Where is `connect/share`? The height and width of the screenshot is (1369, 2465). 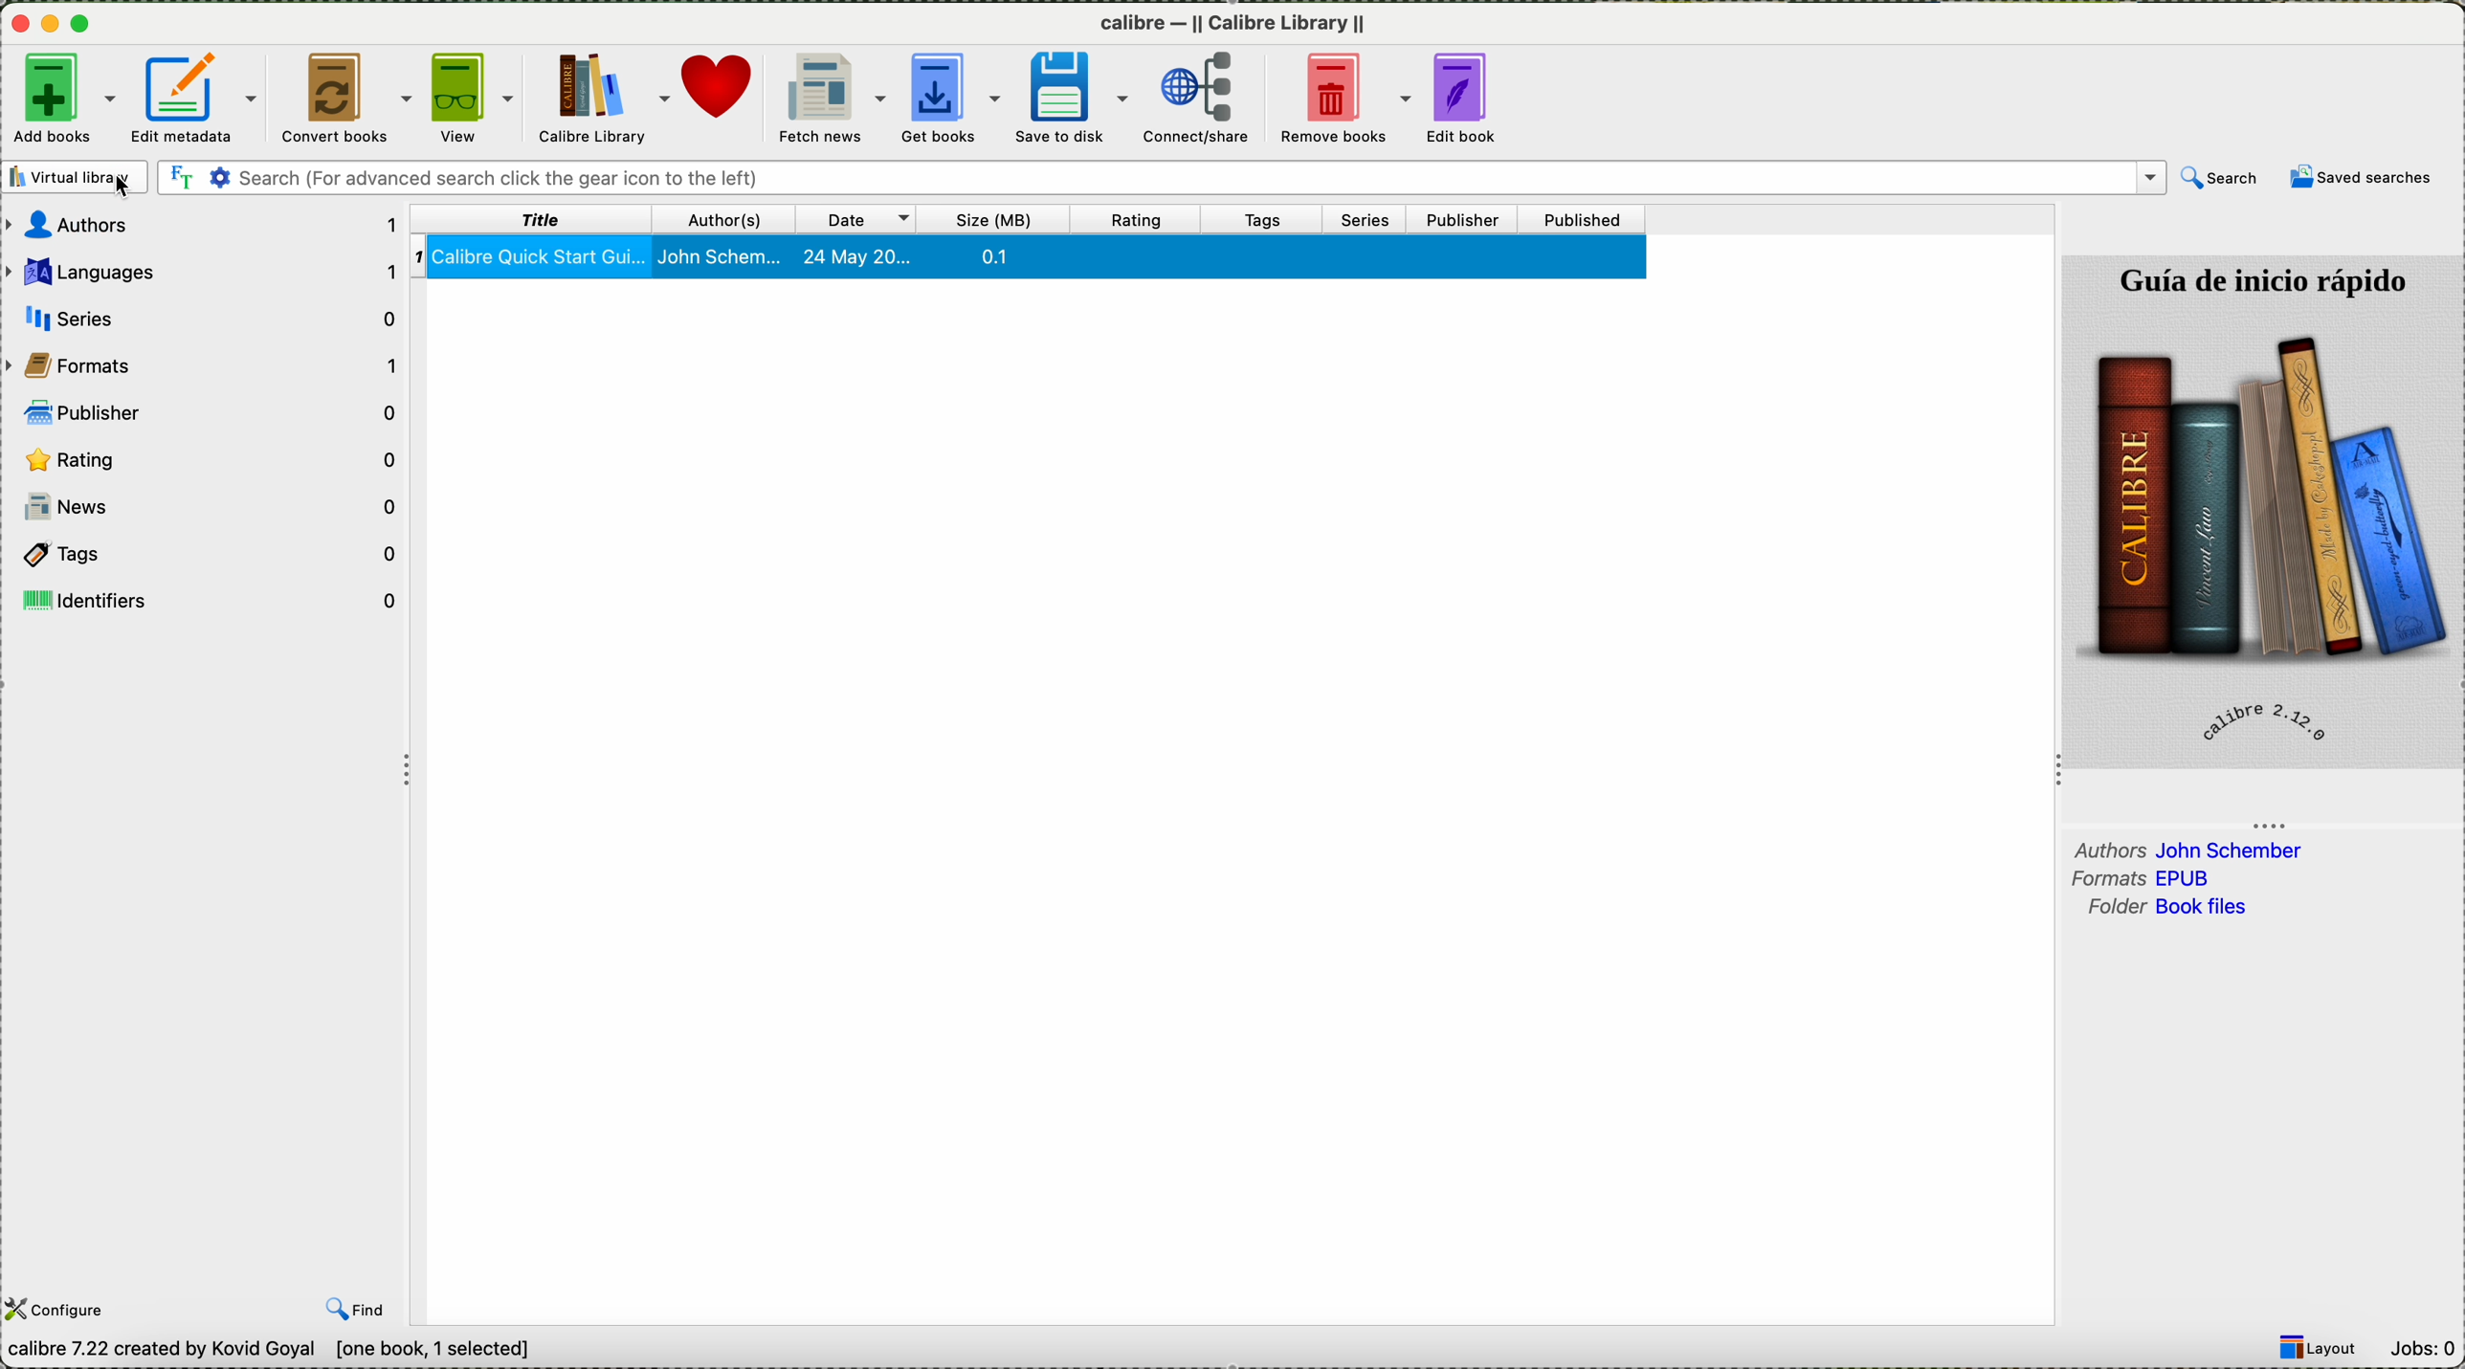 connect/share is located at coordinates (1210, 100).